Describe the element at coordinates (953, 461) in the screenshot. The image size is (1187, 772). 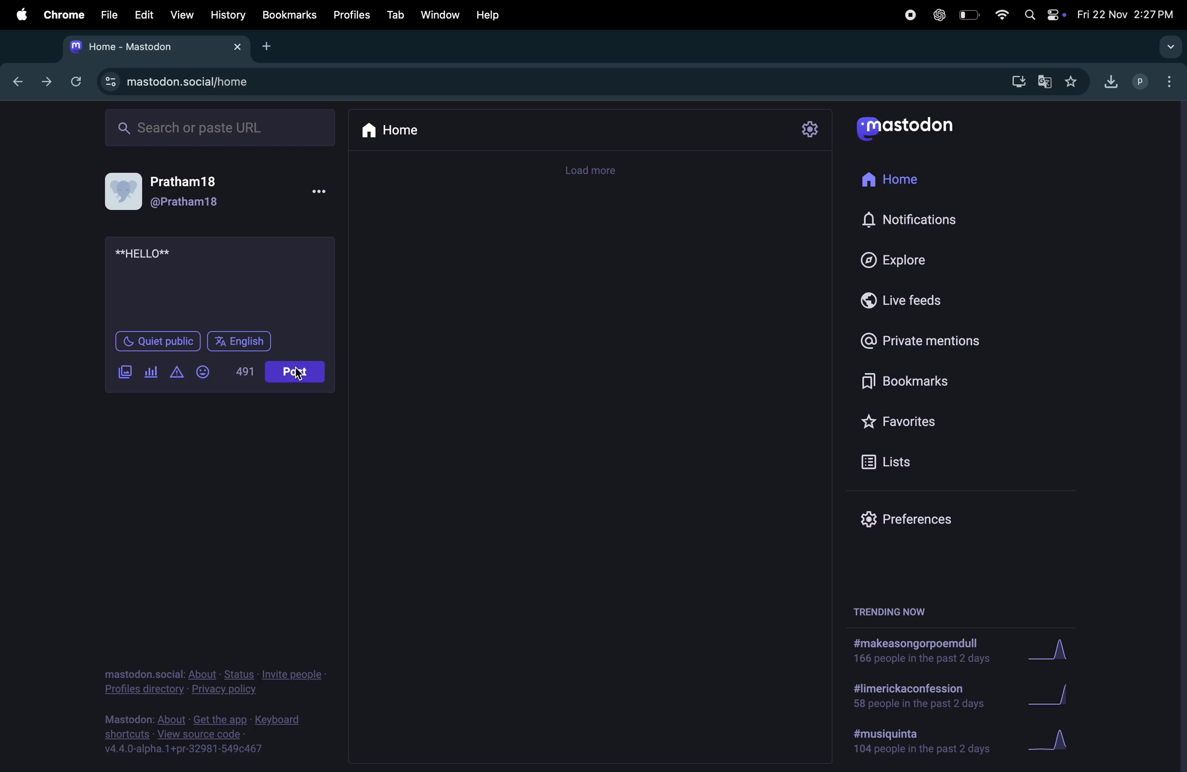
I see `lists` at that location.